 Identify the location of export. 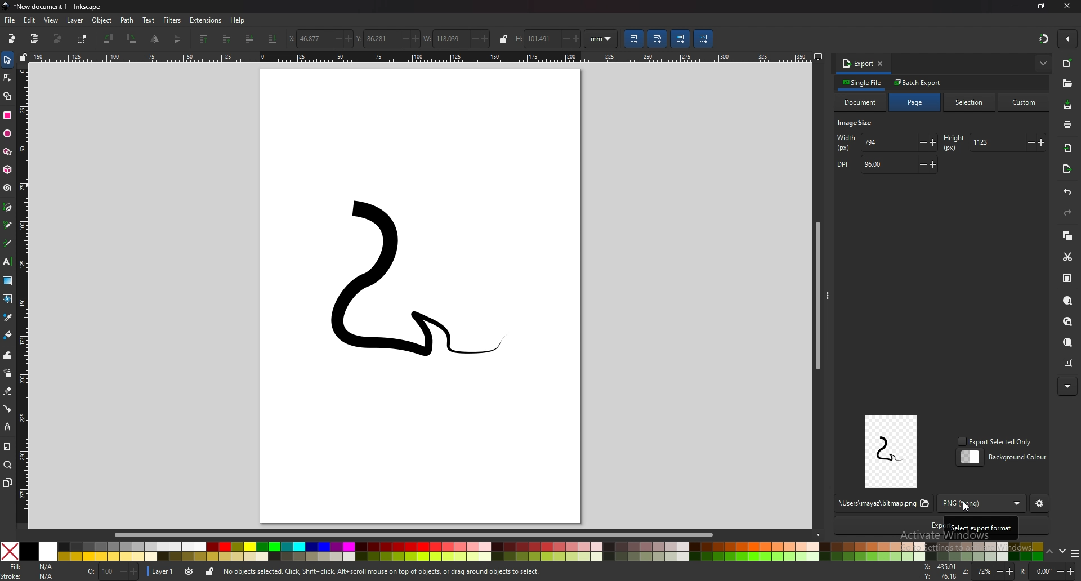
(887, 525).